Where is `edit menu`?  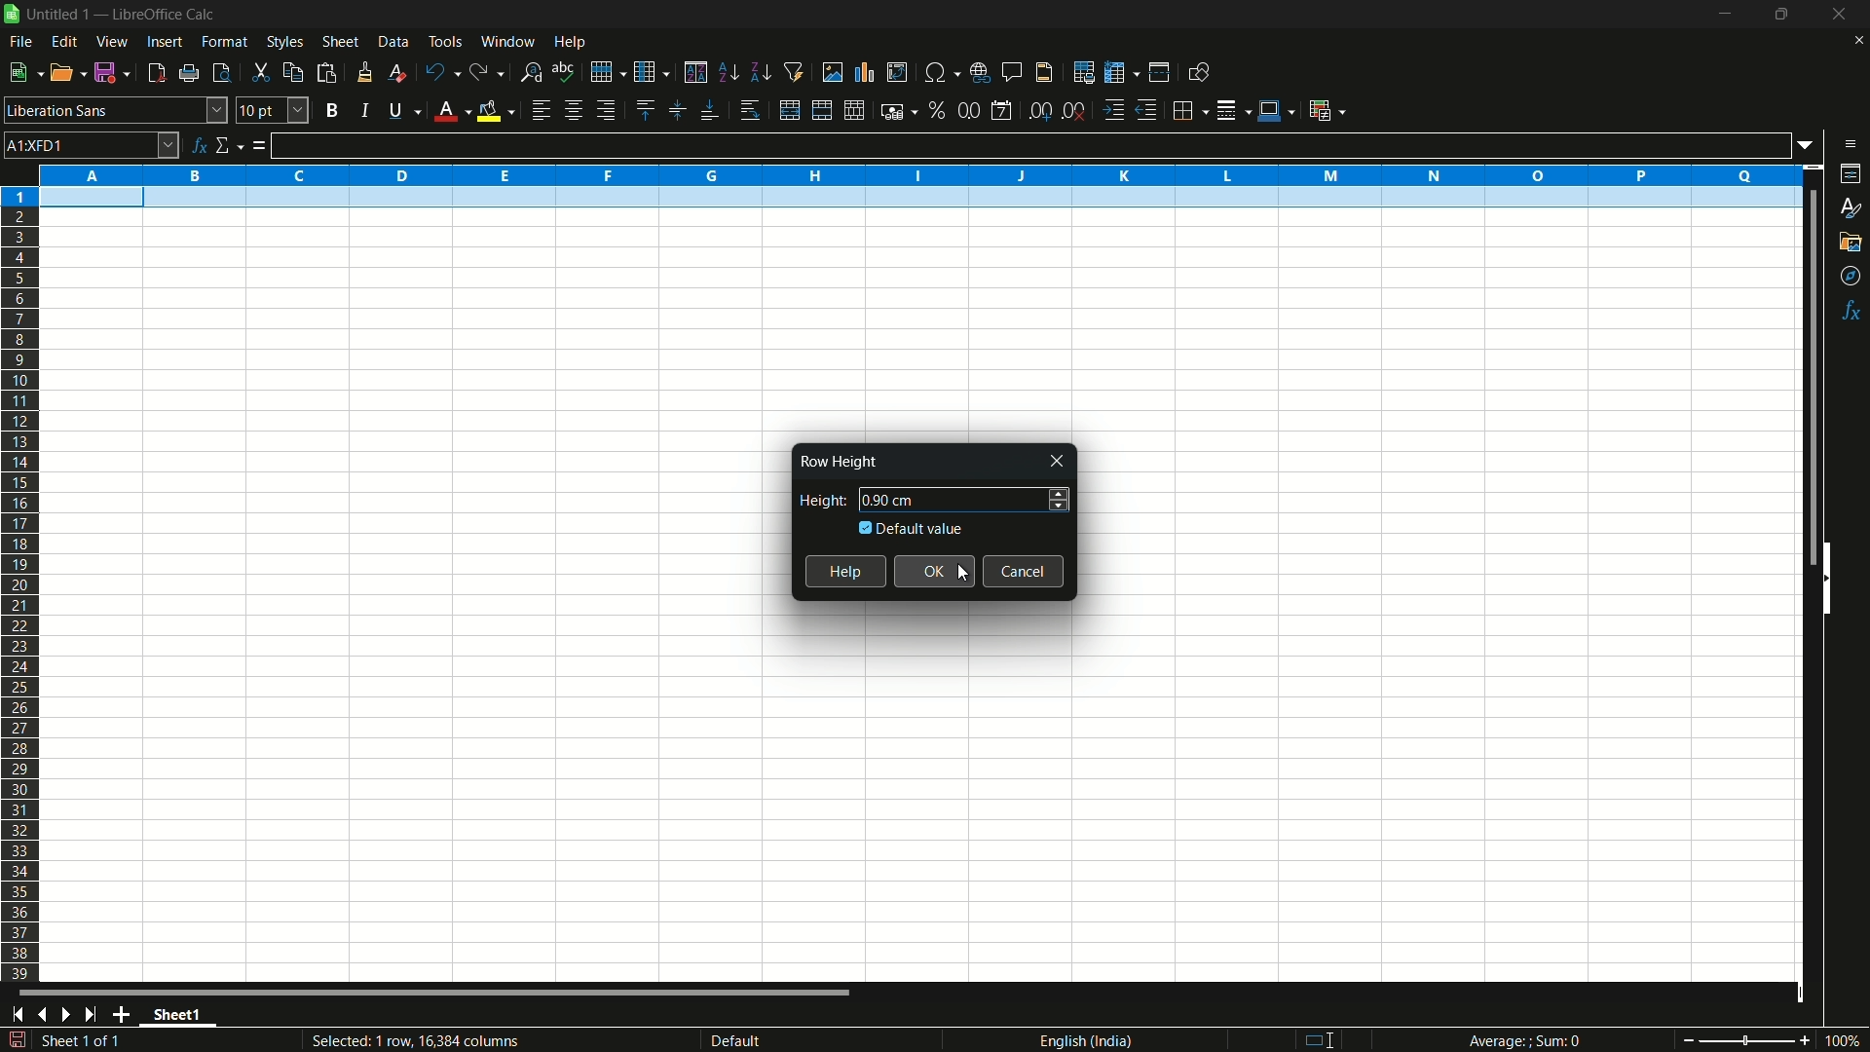
edit menu is located at coordinates (64, 41).